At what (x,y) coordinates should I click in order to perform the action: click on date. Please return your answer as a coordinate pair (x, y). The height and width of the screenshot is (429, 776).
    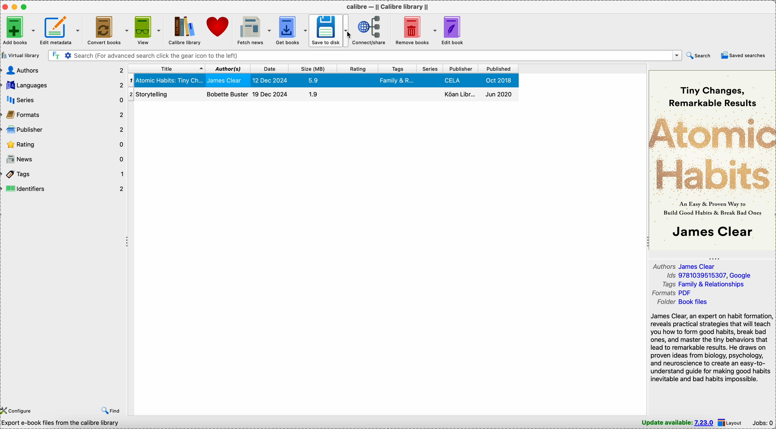
    Looking at the image, I should click on (270, 69).